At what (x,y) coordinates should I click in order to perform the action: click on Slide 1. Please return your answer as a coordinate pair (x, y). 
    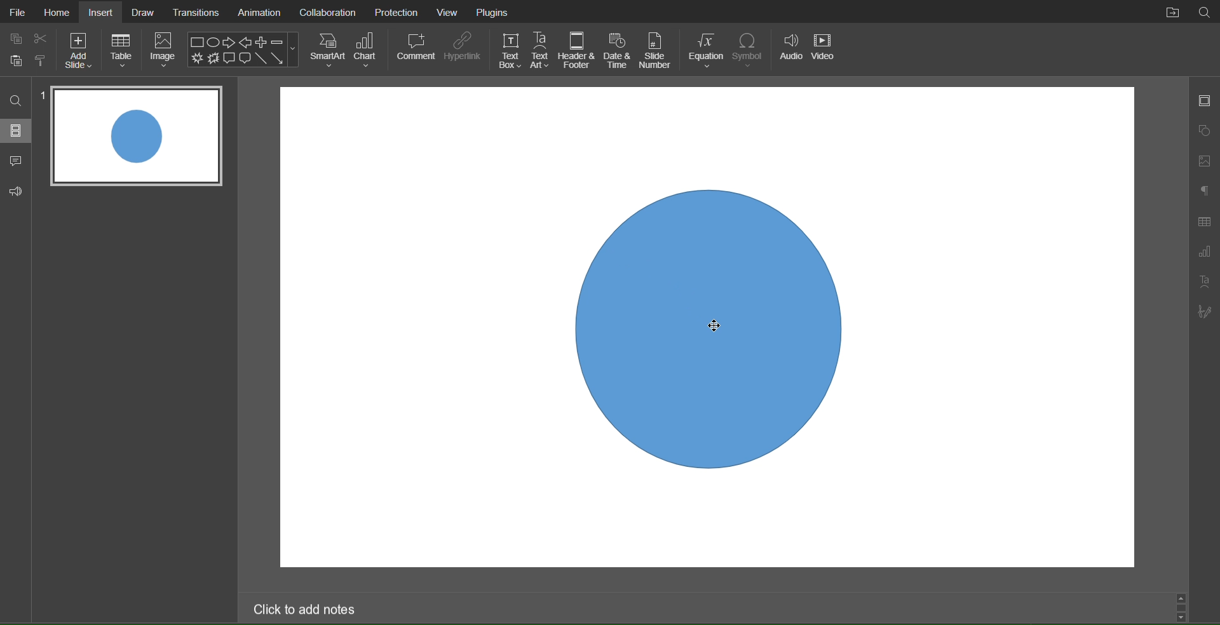
    Looking at the image, I should click on (135, 137).